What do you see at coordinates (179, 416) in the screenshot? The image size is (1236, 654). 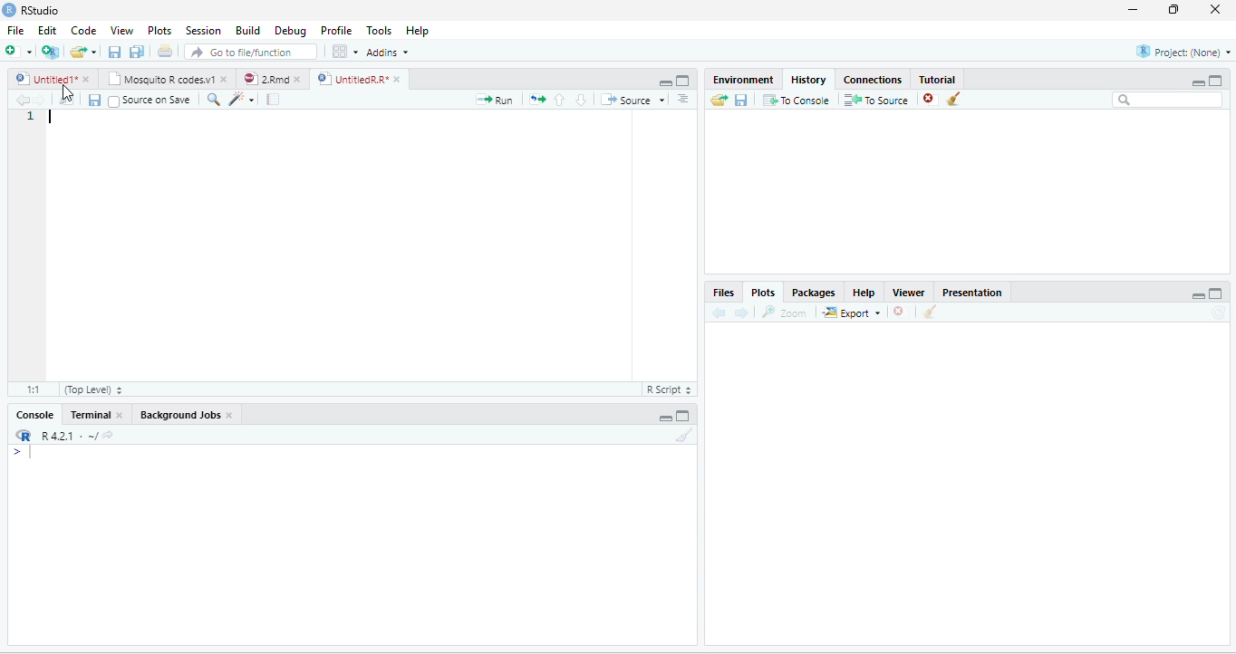 I see `Background Jobs` at bounding box center [179, 416].